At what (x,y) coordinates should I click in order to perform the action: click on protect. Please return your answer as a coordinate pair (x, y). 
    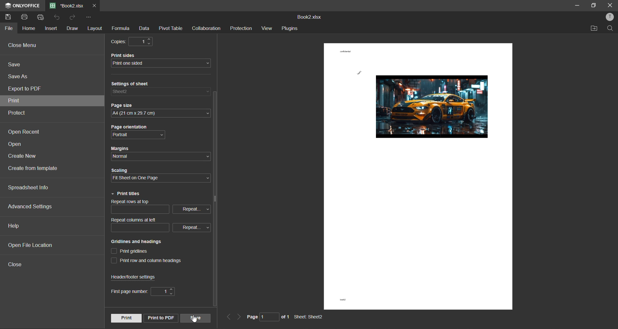
    Looking at the image, I should click on (19, 113).